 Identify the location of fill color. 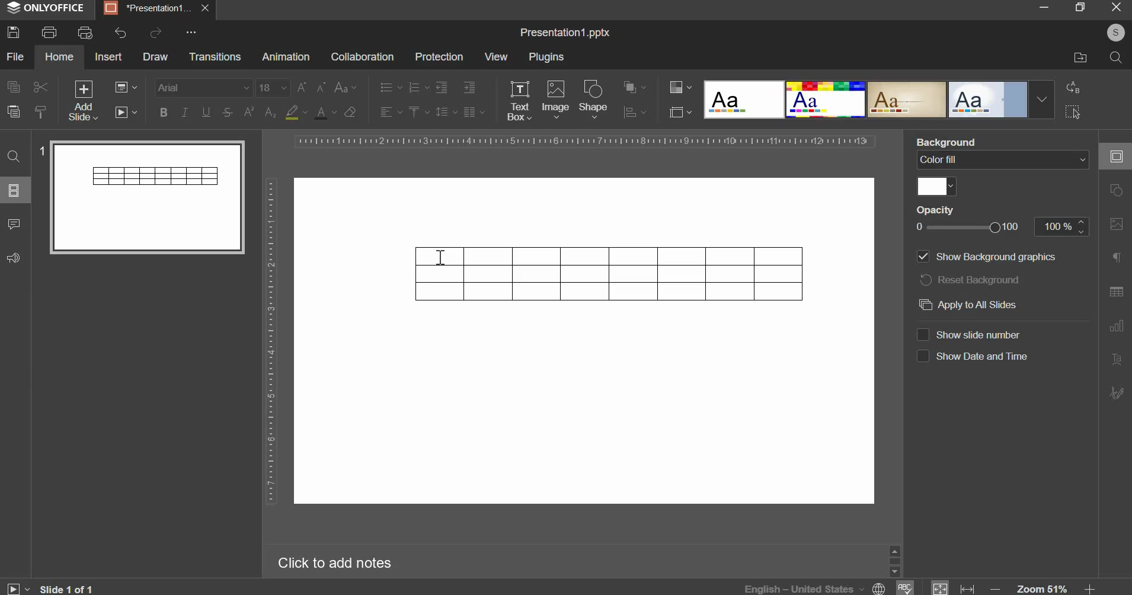
(295, 112).